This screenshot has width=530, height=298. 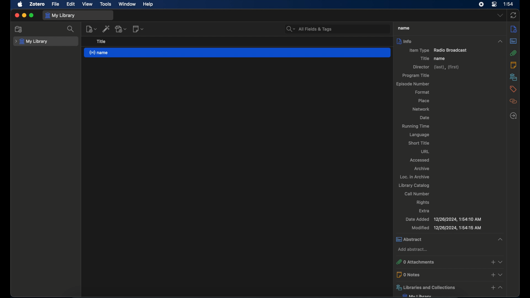 What do you see at coordinates (101, 41) in the screenshot?
I see `title` at bounding box center [101, 41].